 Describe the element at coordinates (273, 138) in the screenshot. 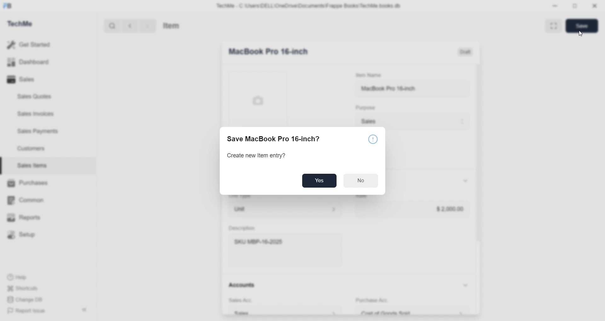

I see `Save MacBook Pro 16-inch?` at that location.